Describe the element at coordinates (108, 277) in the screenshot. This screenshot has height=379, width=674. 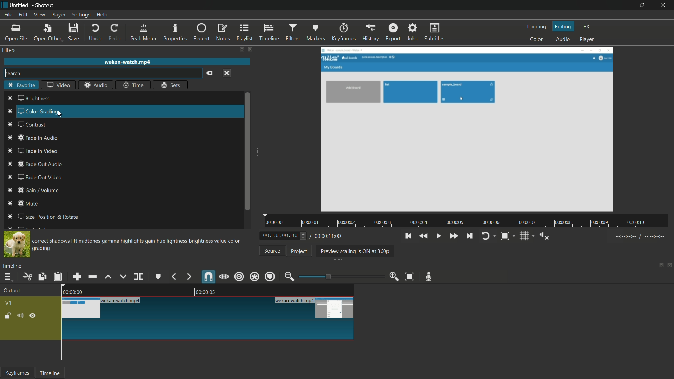
I see `lift` at that location.